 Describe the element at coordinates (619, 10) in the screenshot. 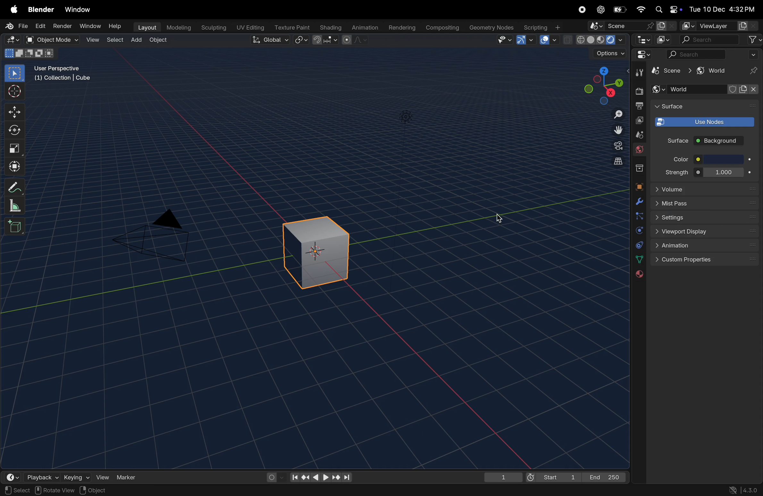

I see `battery` at that location.